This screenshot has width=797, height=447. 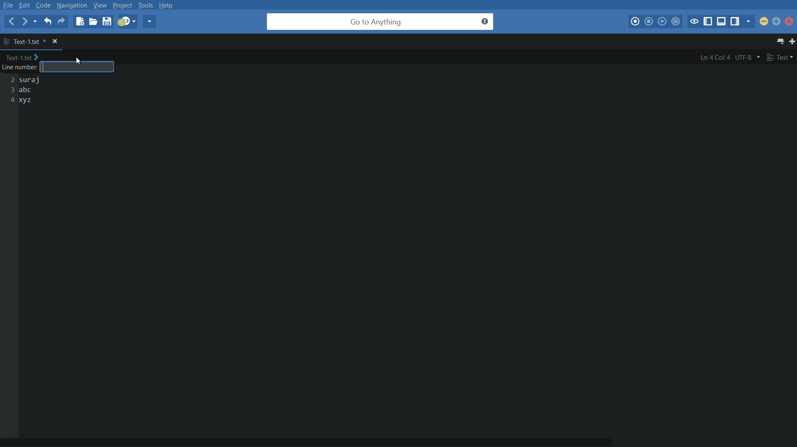 What do you see at coordinates (649, 22) in the screenshot?
I see `stop macro` at bounding box center [649, 22].